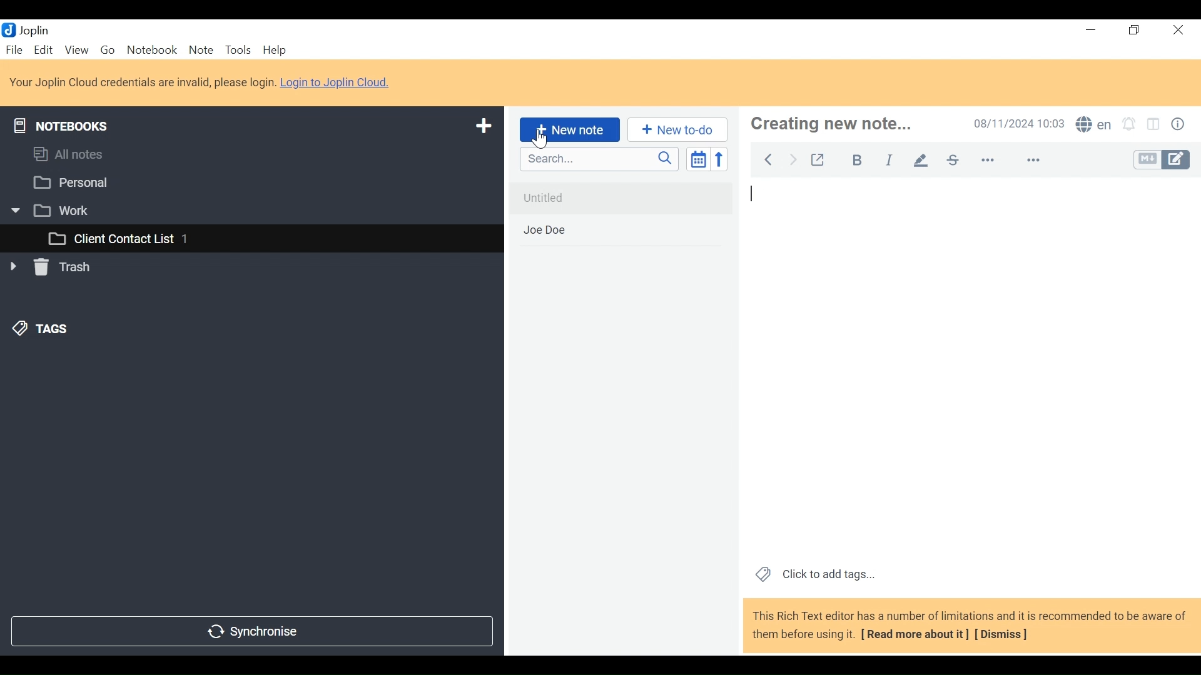 Image resolution: width=1201 pixels, height=675 pixels. Describe the element at coordinates (251, 156) in the screenshot. I see `All Notes` at that location.